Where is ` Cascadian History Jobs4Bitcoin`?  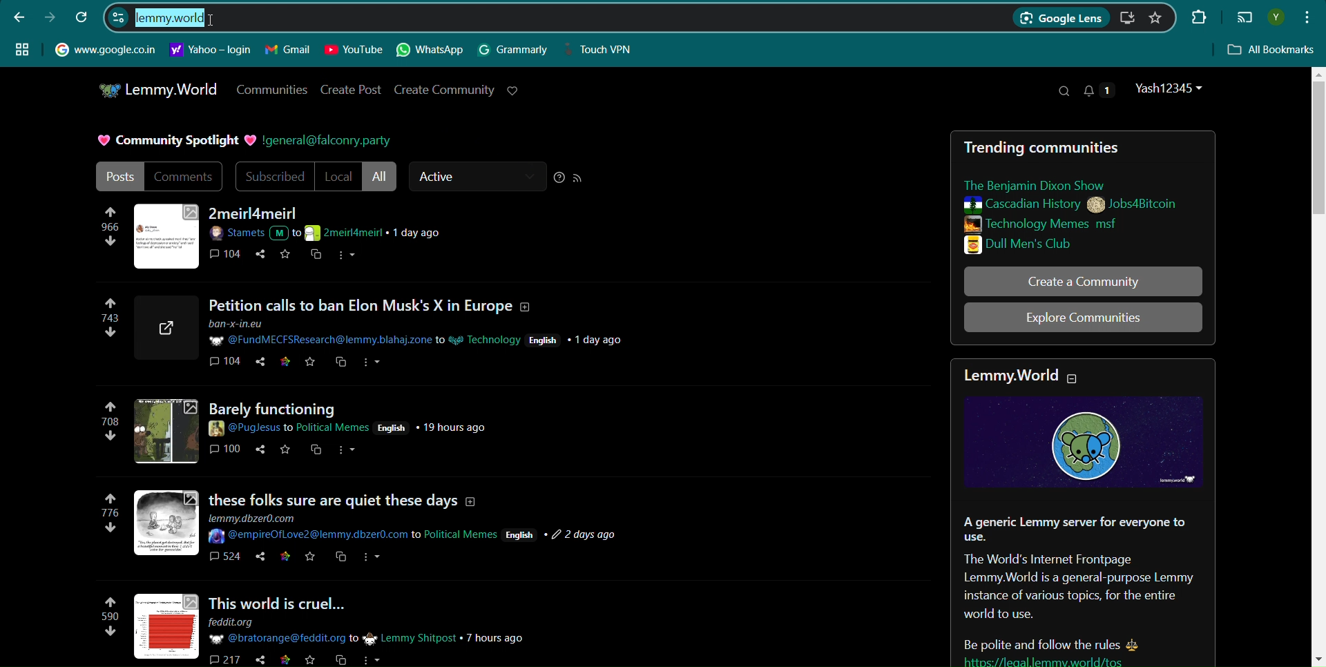  Cascadian History Jobs4Bitcoin is located at coordinates (1069, 205).